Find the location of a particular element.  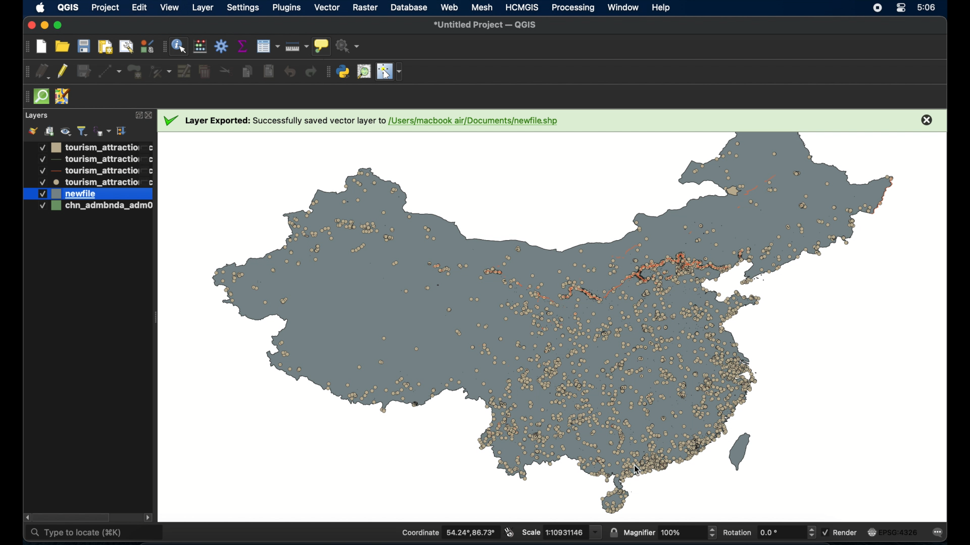

open layer styling panel is located at coordinates (33, 130).